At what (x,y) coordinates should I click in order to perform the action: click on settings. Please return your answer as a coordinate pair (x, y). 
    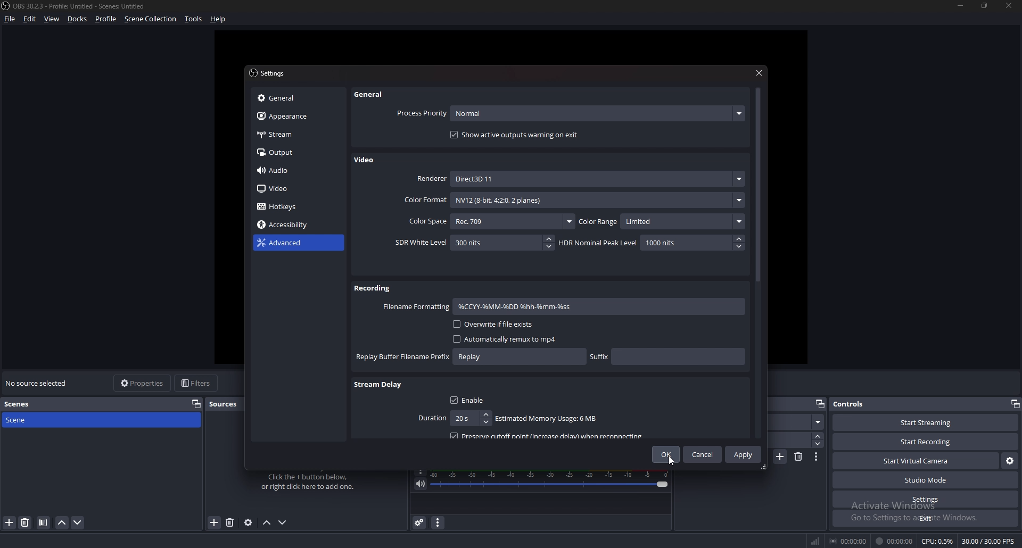
    Looking at the image, I should click on (270, 73).